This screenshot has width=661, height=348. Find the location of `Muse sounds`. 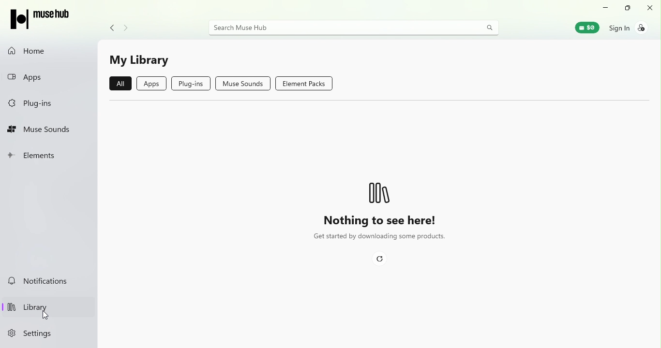

Muse sounds is located at coordinates (49, 131).